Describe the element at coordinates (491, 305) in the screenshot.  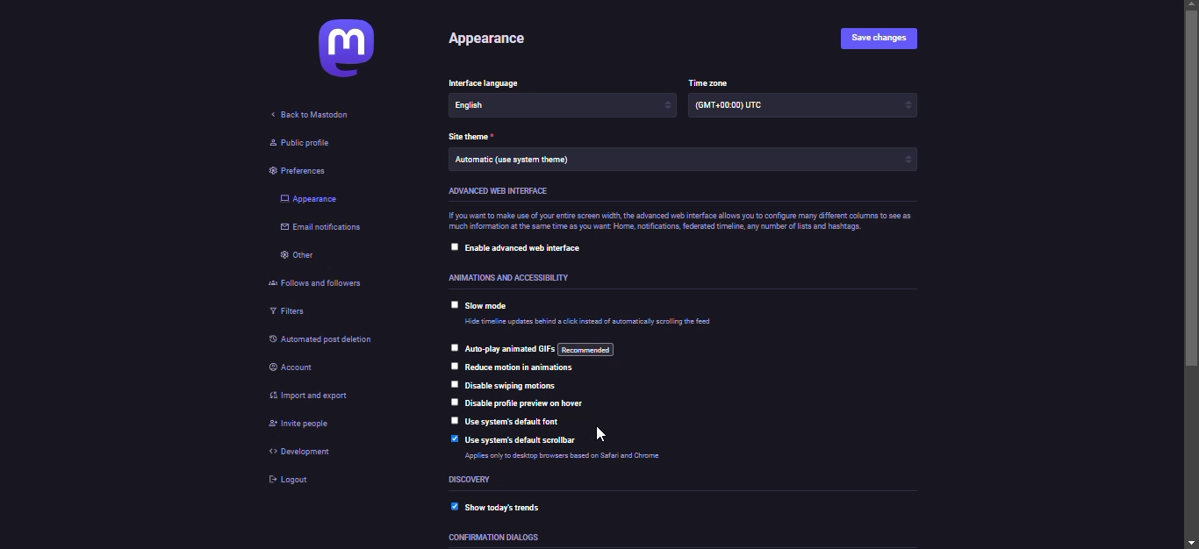
I see `slow mode` at that location.